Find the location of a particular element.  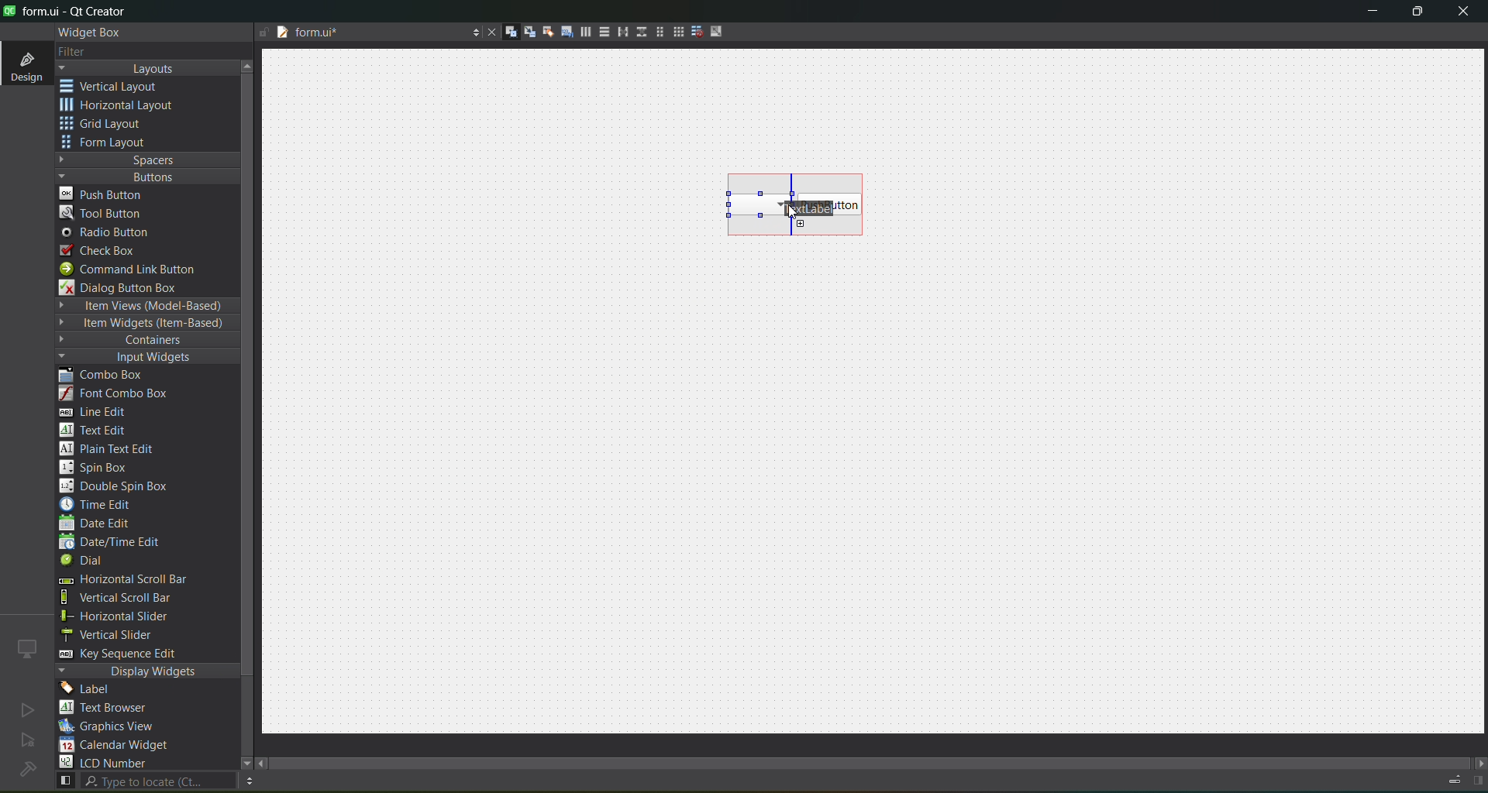

label is located at coordinates (90, 689).